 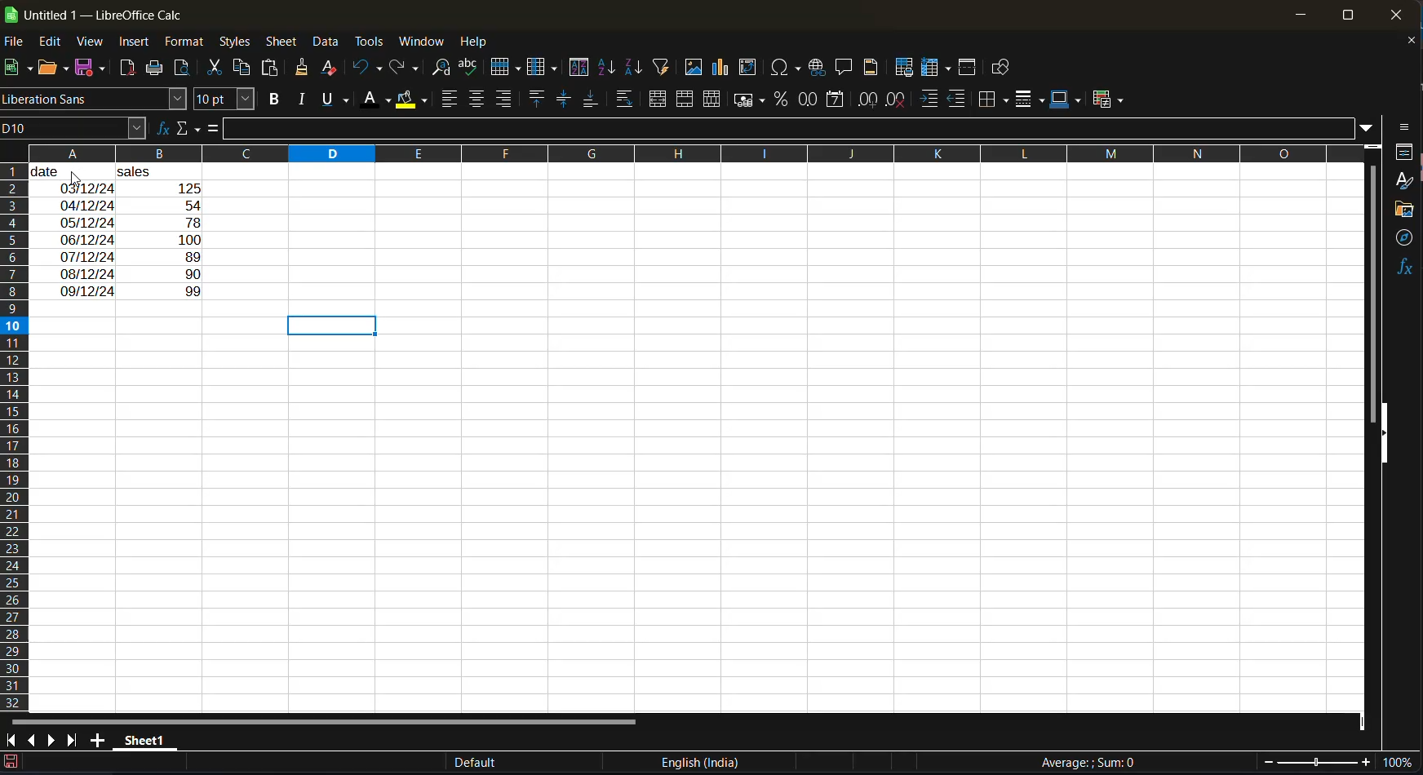 What do you see at coordinates (845, 69) in the screenshot?
I see `insert comment` at bounding box center [845, 69].